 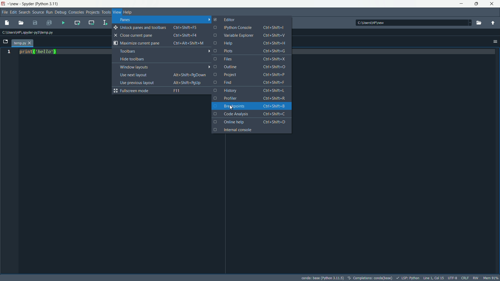 What do you see at coordinates (24, 13) in the screenshot?
I see `search menu` at bounding box center [24, 13].